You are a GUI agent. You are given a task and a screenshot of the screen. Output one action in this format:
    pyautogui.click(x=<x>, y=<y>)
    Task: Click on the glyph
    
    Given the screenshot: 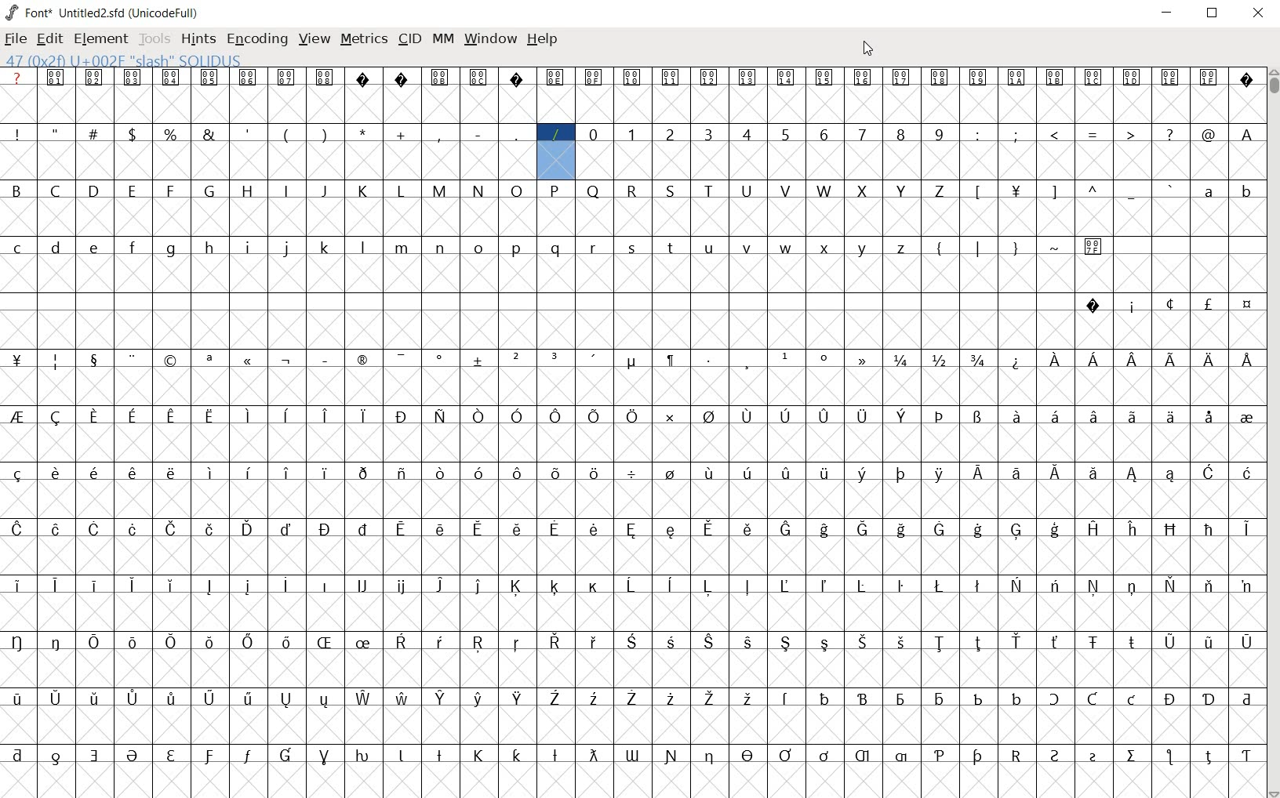 What is the action you would take?
    pyautogui.click(x=1170, y=643)
    